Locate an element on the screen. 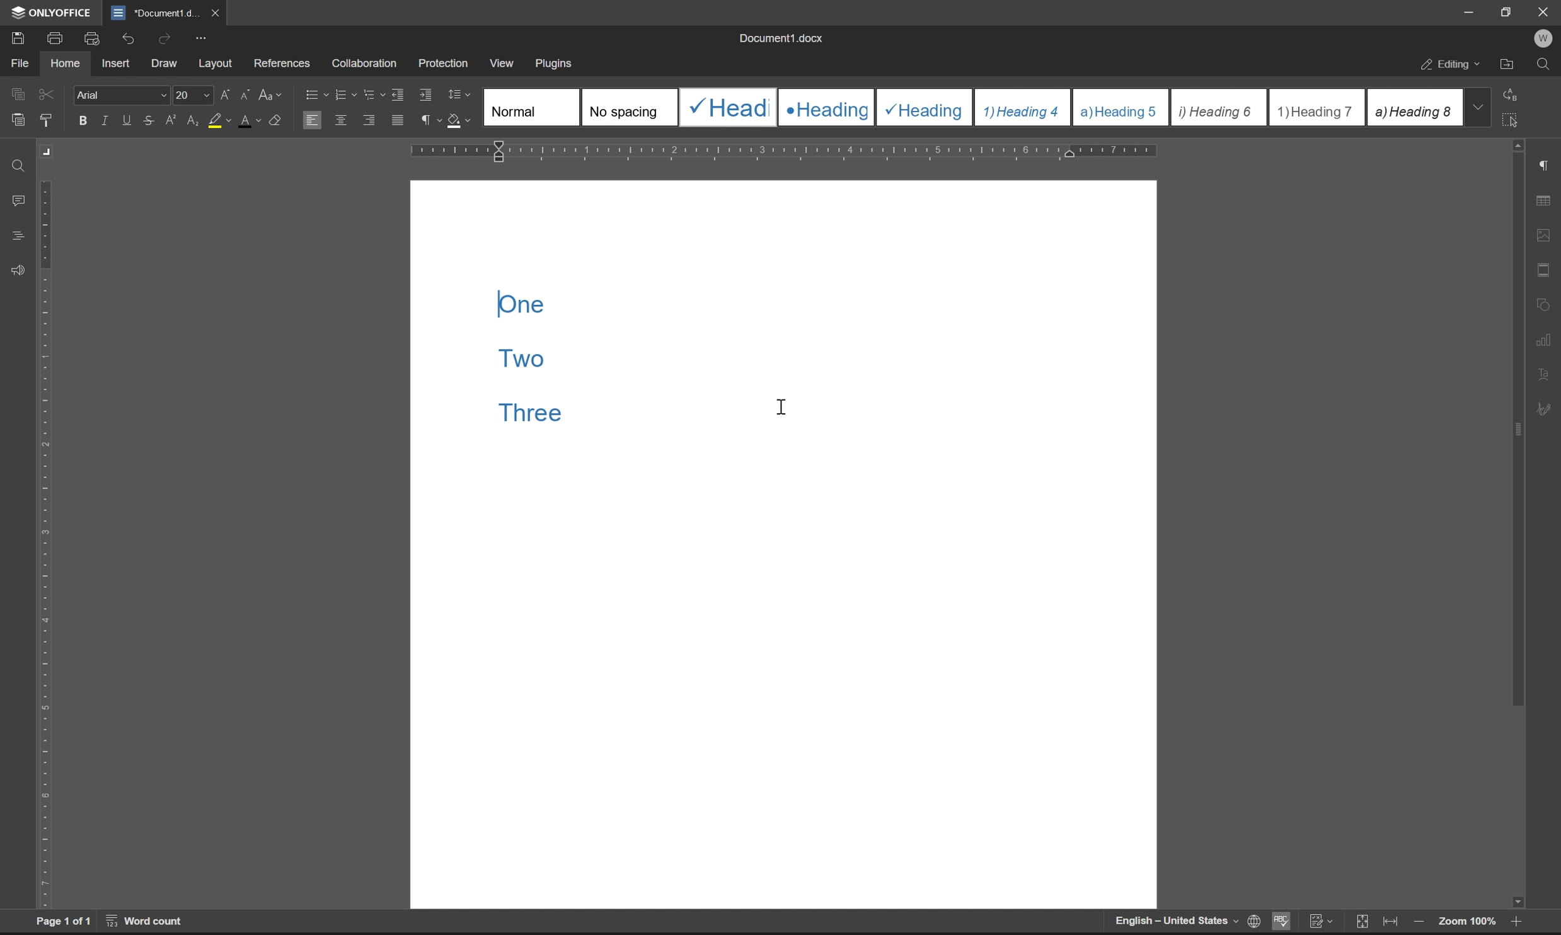 The width and height of the screenshot is (1561, 935). increase indent is located at coordinates (427, 95).